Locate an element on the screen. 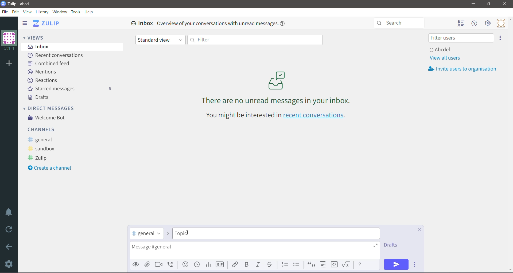 The height and width of the screenshot is (273, 513). Go Back is located at coordinates (9, 247).